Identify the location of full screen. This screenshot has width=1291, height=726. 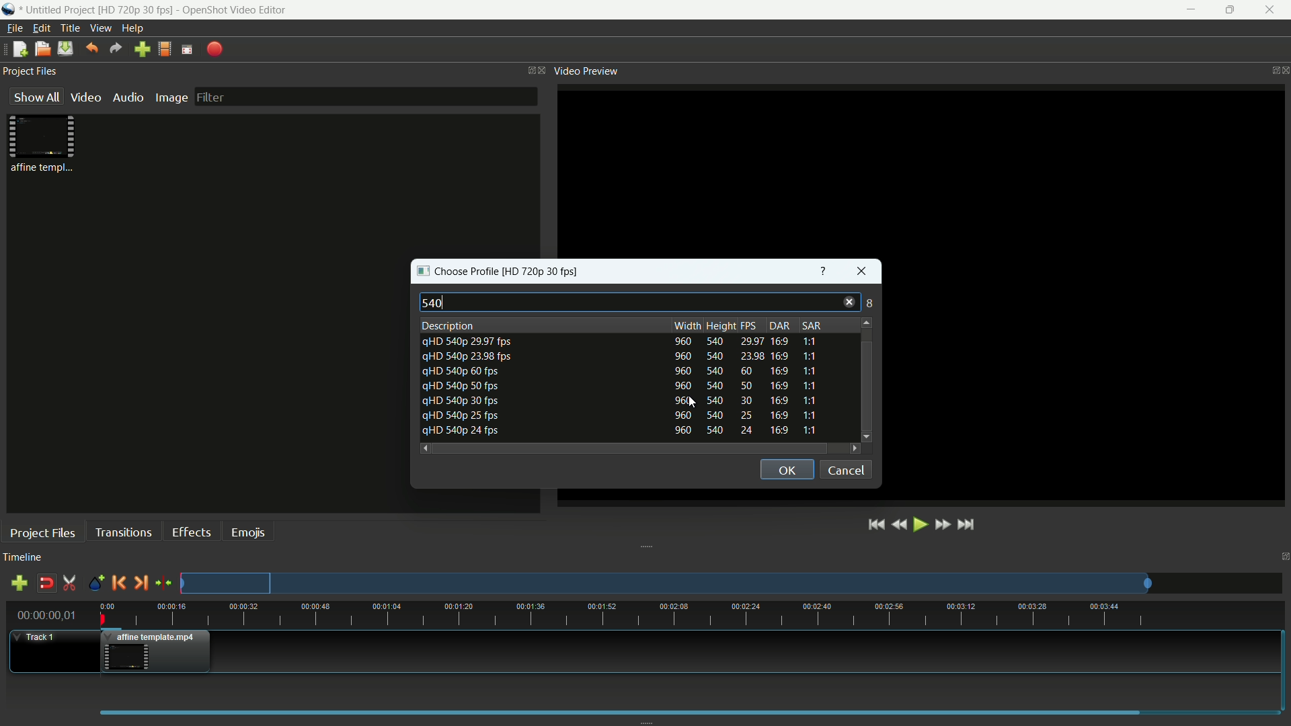
(188, 50).